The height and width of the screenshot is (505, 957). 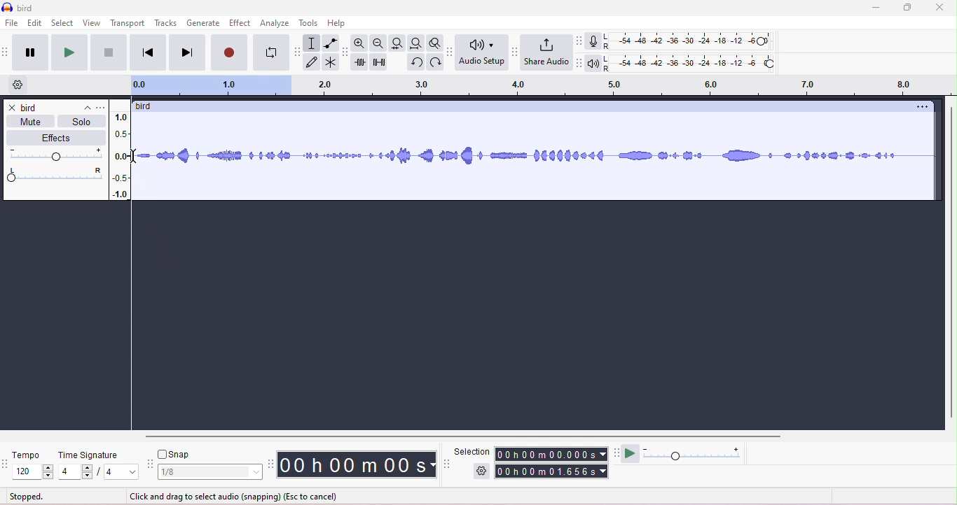 What do you see at coordinates (599, 41) in the screenshot?
I see `record meter` at bounding box center [599, 41].